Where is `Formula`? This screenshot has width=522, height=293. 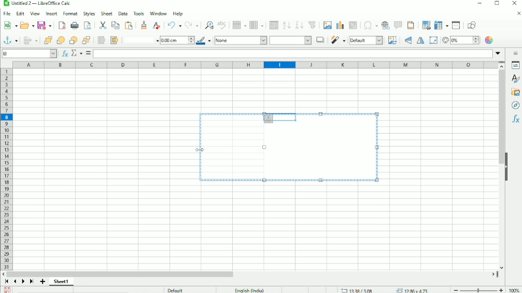 Formula is located at coordinates (88, 53).